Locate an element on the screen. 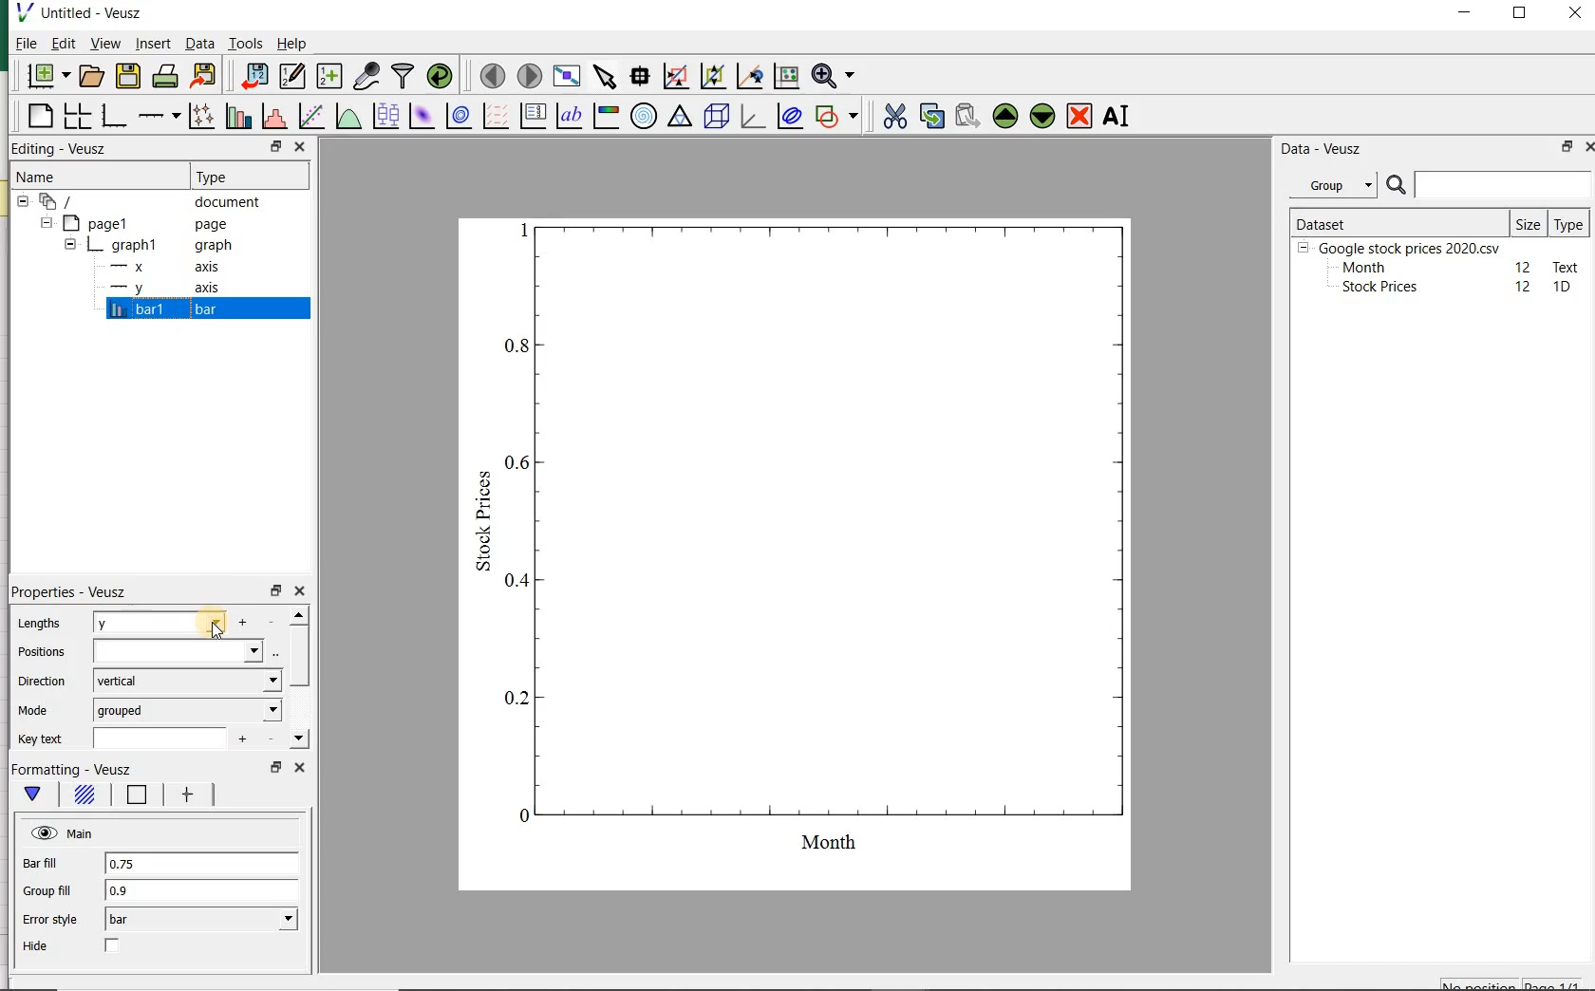 This screenshot has height=991, width=1595. close is located at coordinates (300, 770).